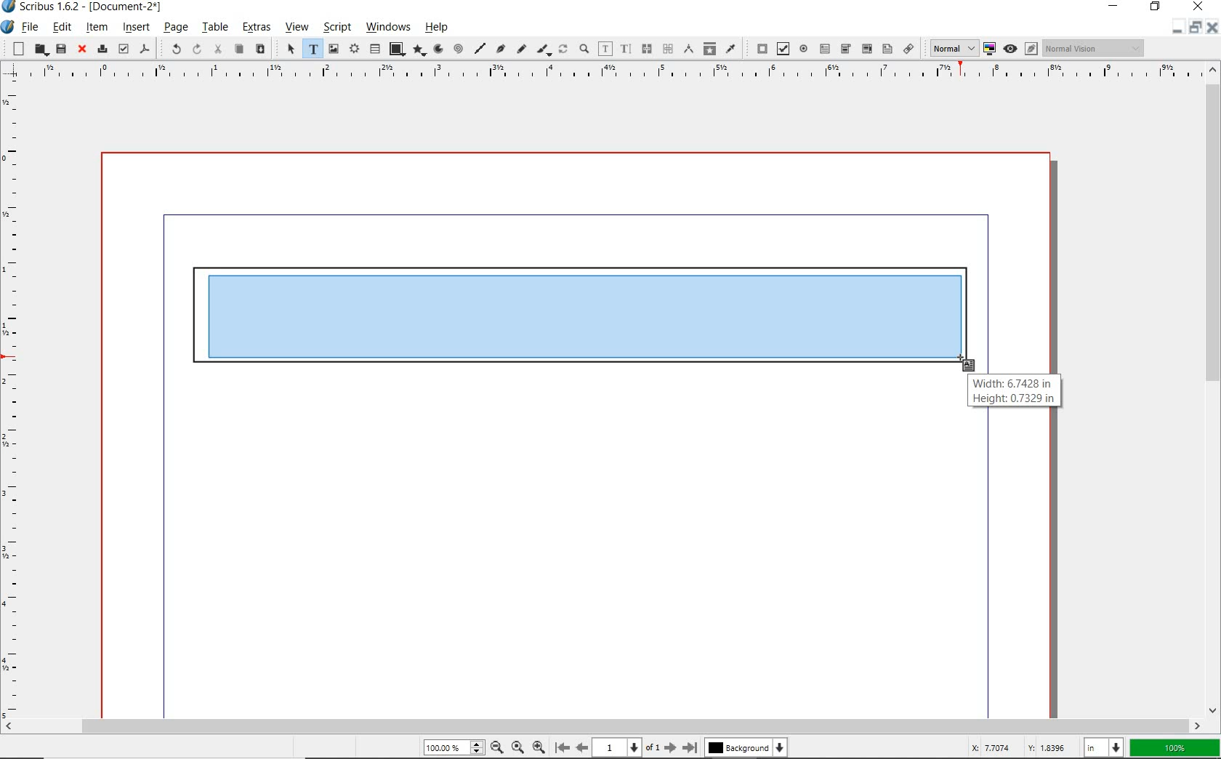 This screenshot has height=759, width=1221. Describe the element at coordinates (758, 48) in the screenshot. I see `pdf push button` at that location.